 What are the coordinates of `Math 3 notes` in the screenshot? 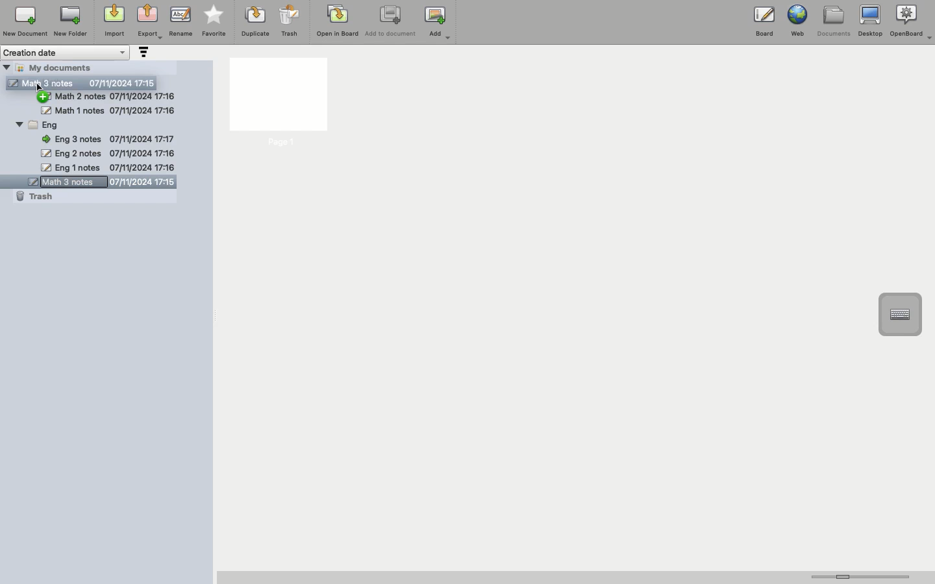 It's located at (94, 183).